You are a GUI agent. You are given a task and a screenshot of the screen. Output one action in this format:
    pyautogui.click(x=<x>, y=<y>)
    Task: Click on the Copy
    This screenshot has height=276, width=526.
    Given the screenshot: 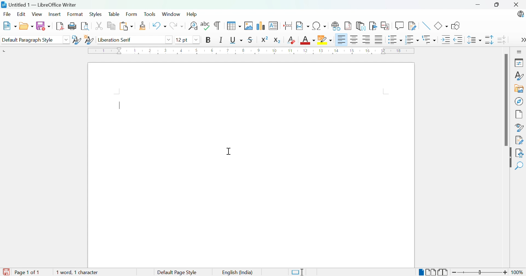 What is the action you would take?
    pyautogui.click(x=113, y=26)
    